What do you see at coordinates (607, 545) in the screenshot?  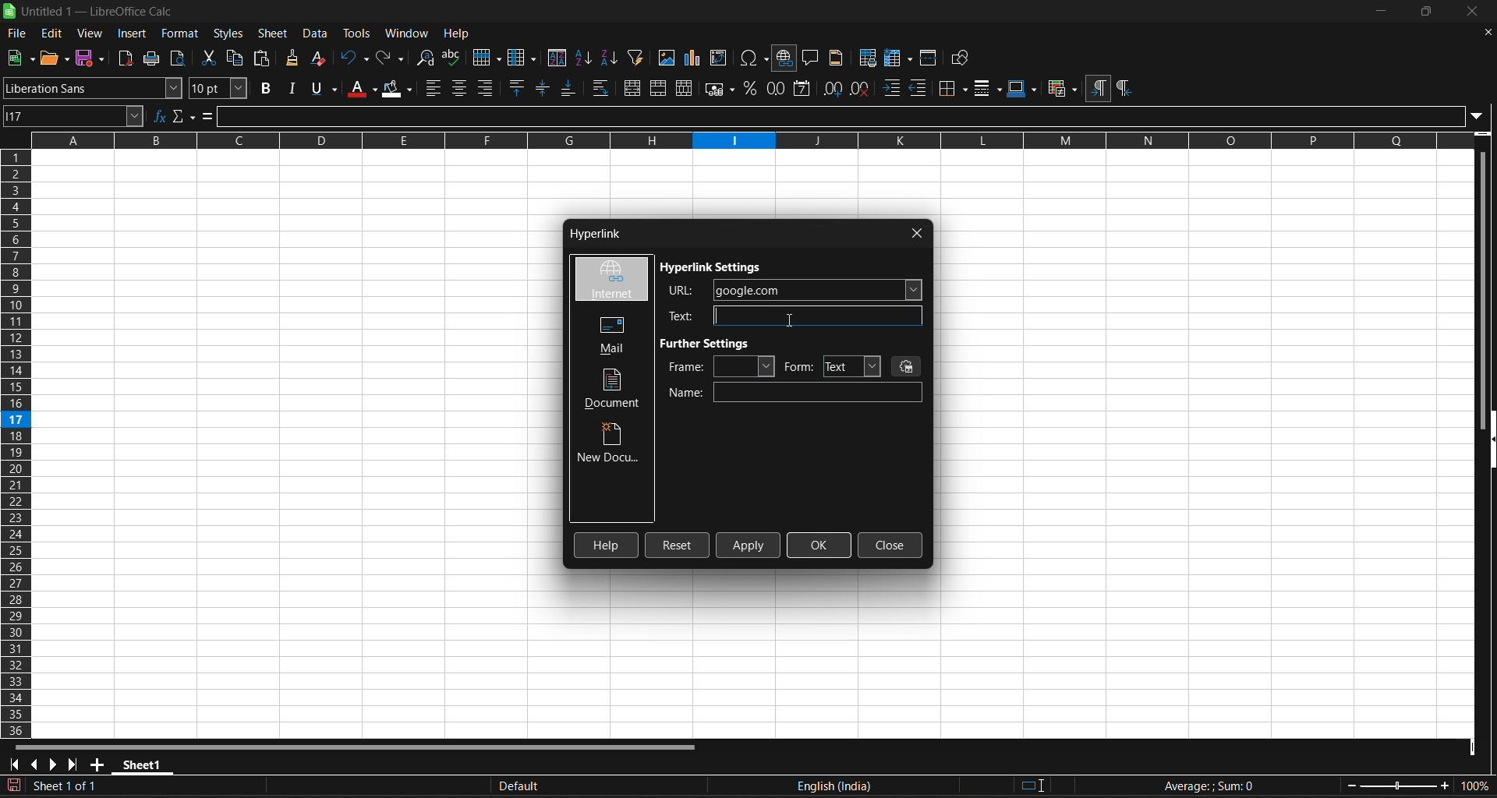 I see `help` at bounding box center [607, 545].